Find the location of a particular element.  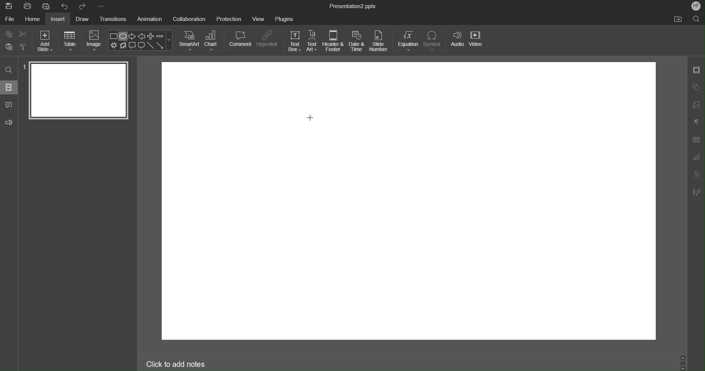

Slide Number is located at coordinates (380, 42).